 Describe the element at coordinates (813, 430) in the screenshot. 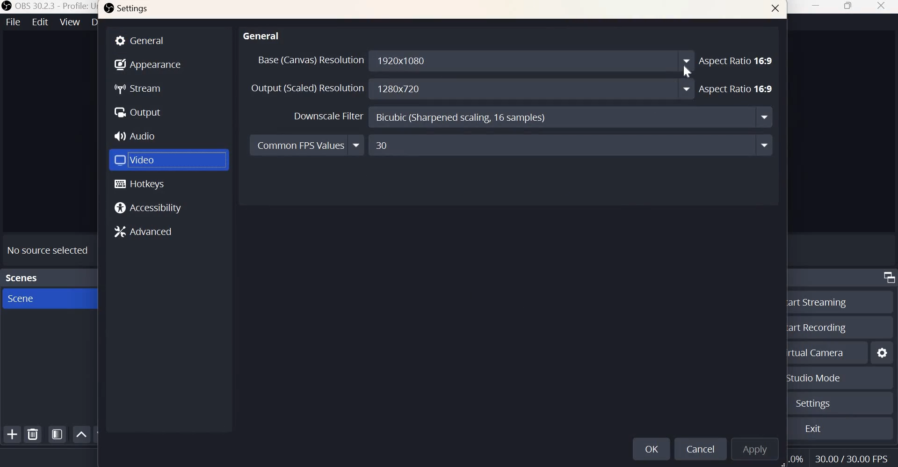

I see `Exit` at that location.